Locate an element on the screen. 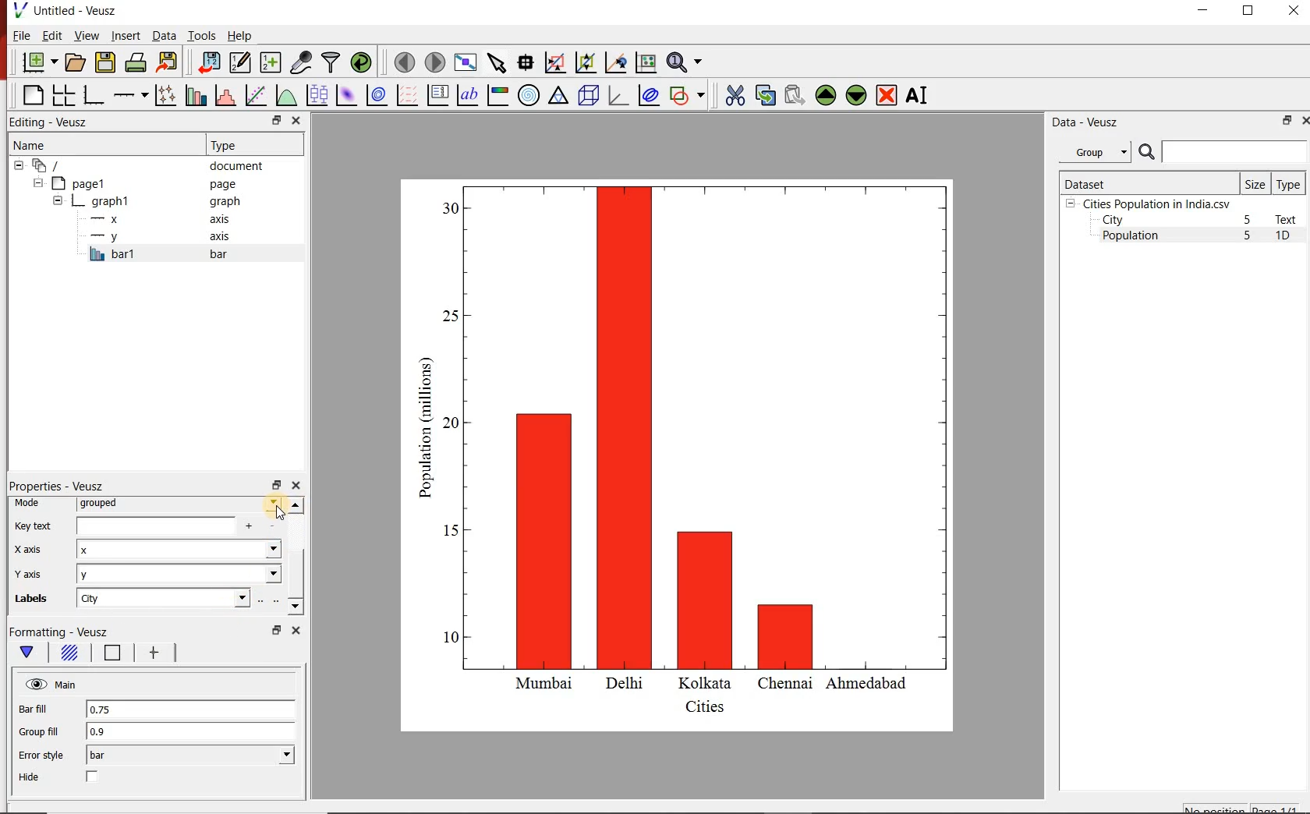 The height and width of the screenshot is (814, 1310). print the document is located at coordinates (135, 63).